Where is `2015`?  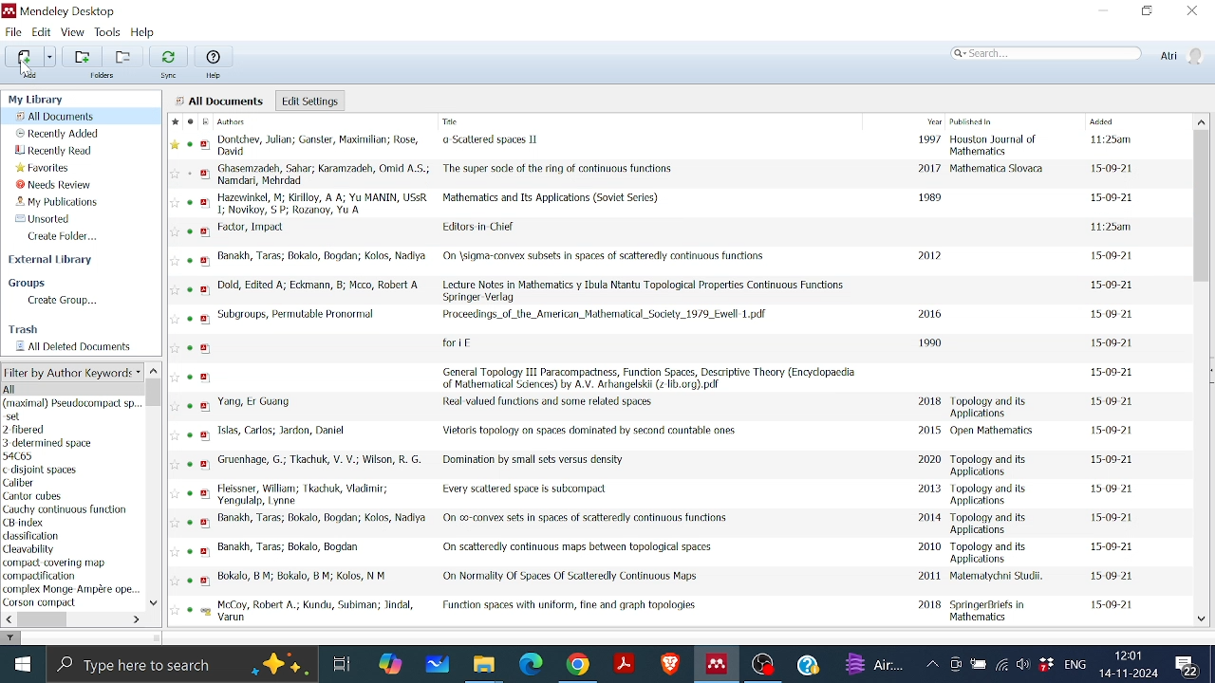
2015 is located at coordinates (926, 430).